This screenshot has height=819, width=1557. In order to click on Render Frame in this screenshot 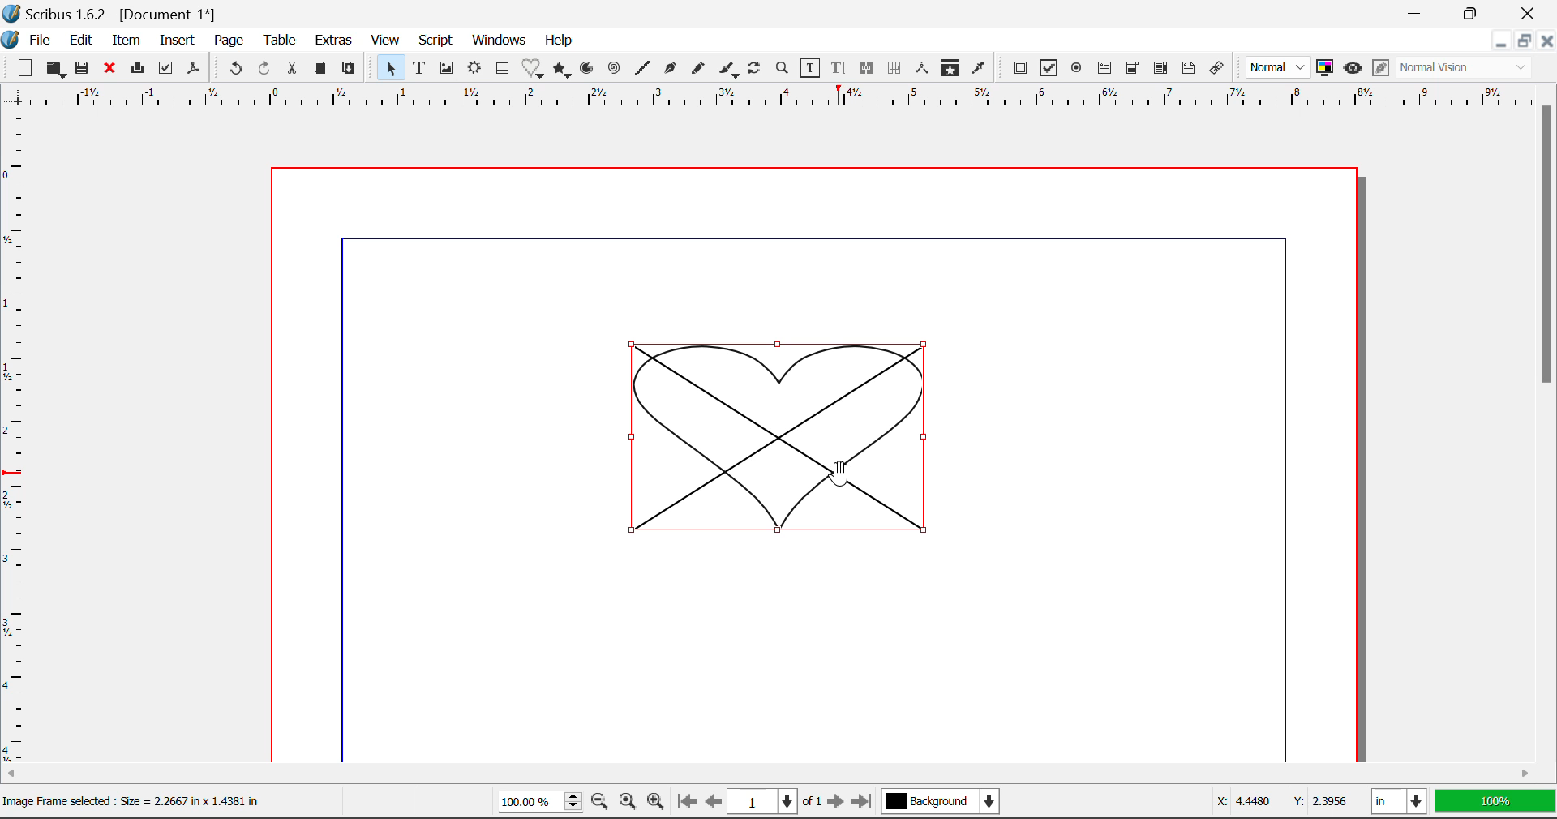, I will do `click(475, 69)`.